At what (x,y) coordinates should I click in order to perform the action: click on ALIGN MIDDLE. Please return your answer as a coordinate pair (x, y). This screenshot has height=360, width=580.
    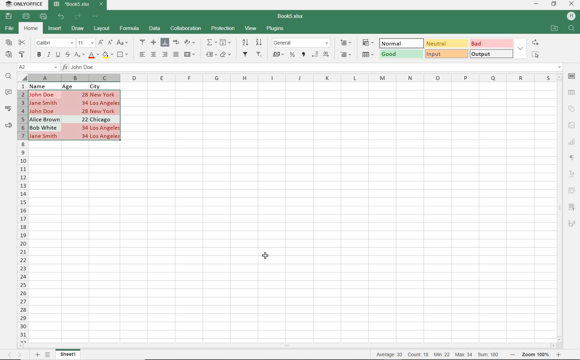
    Looking at the image, I should click on (153, 42).